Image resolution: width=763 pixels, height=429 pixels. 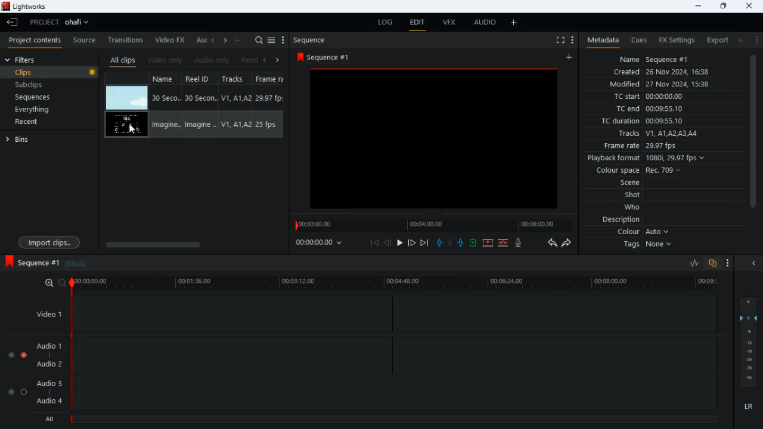 I want to click on audio selection buttons, so click(x=18, y=355).